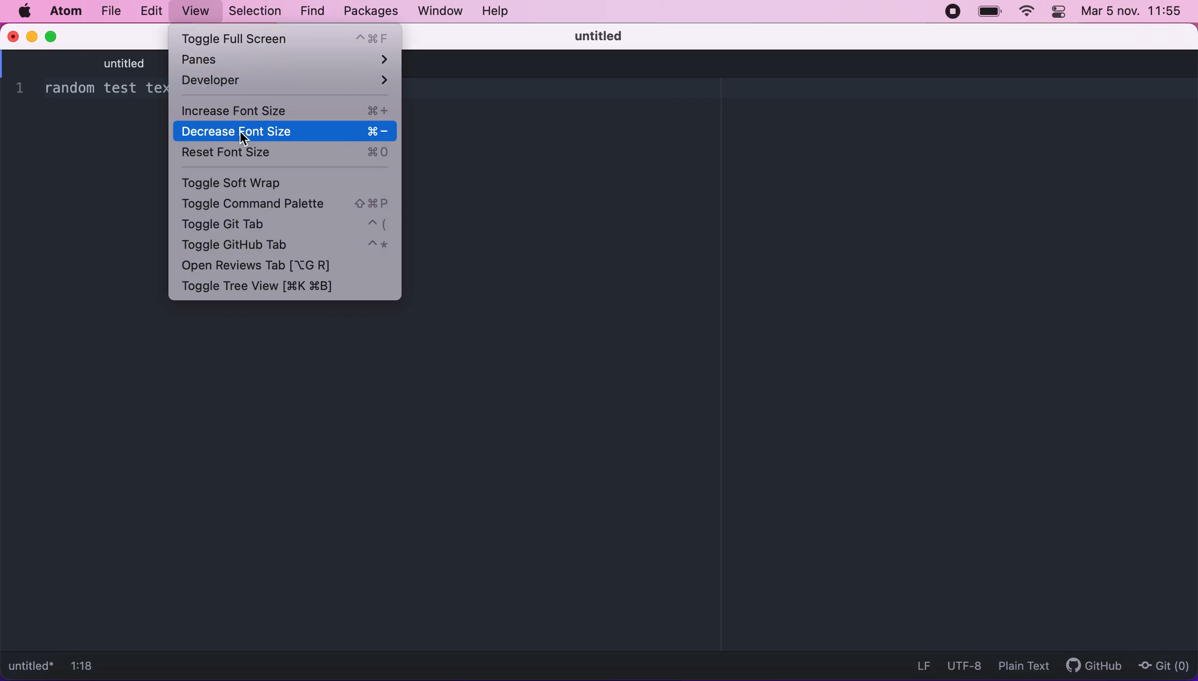 The width and height of the screenshot is (1198, 681). Describe the element at coordinates (274, 266) in the screenshot. I see `open reviews tab` at that location.